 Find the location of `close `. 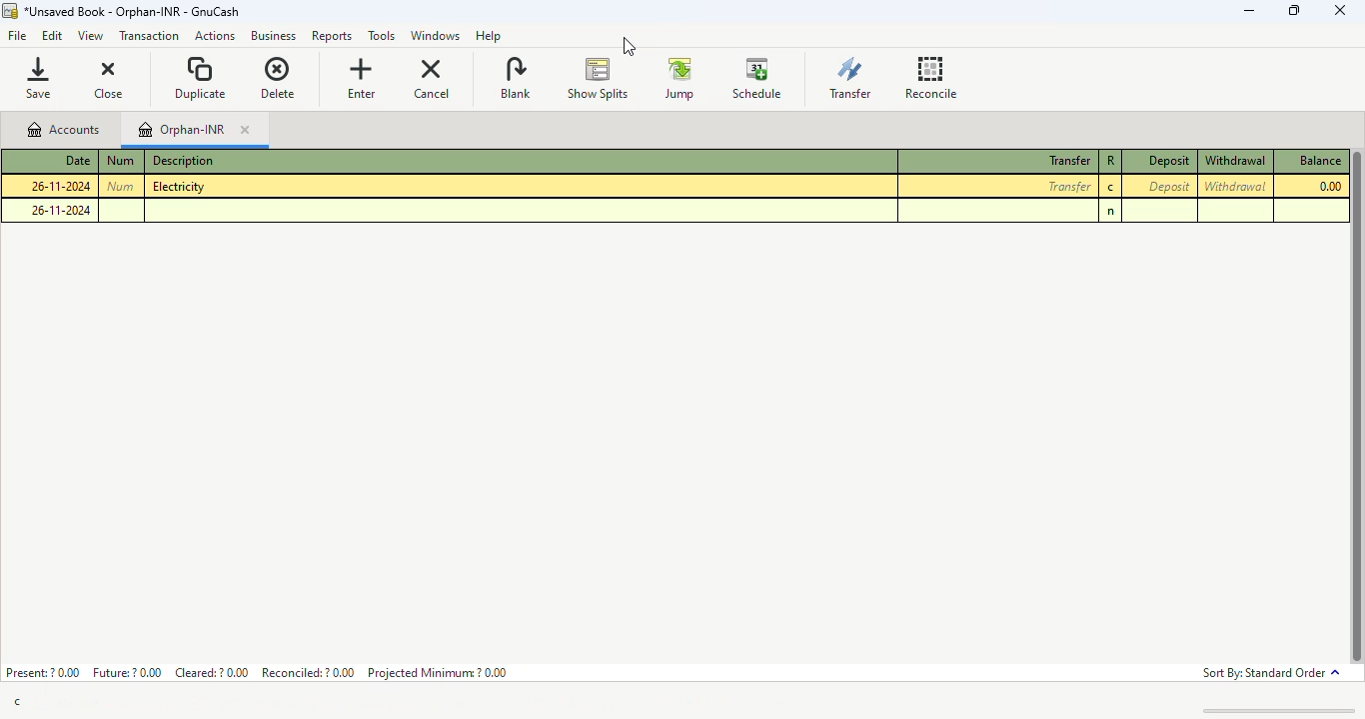

close  is located at coordinates (244, 131).